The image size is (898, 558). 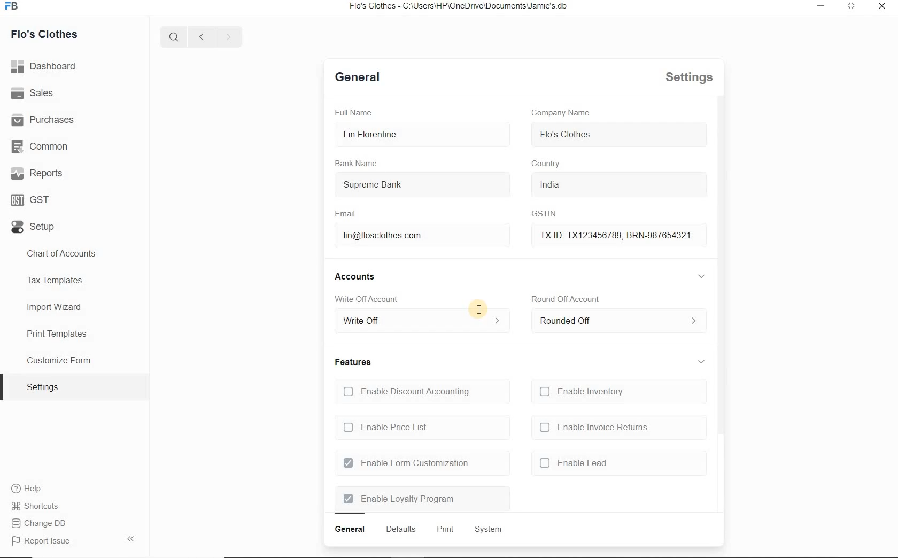 I want to click on Write Off, so click(x=421, y=324).